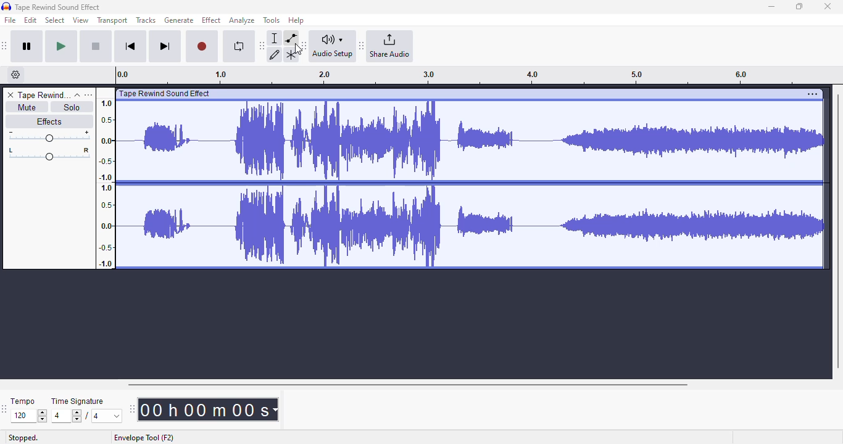  I want to click on Move audacity transport toolbar, so click(5, 46).